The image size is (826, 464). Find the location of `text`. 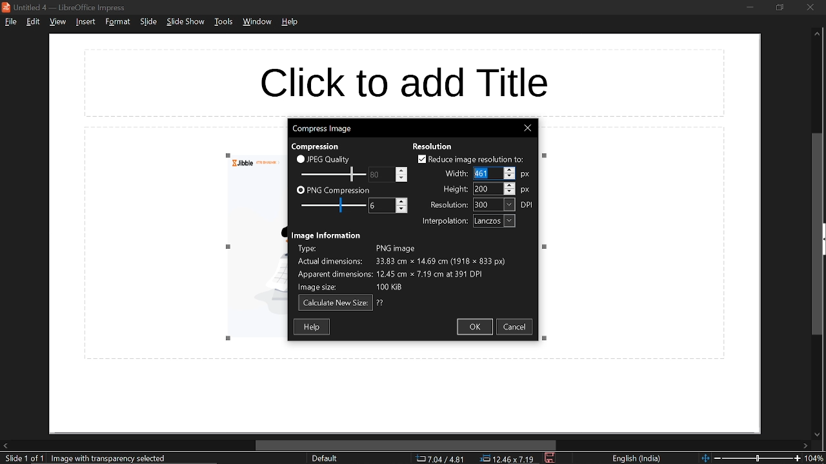

text is located at coordinates (381, 303).